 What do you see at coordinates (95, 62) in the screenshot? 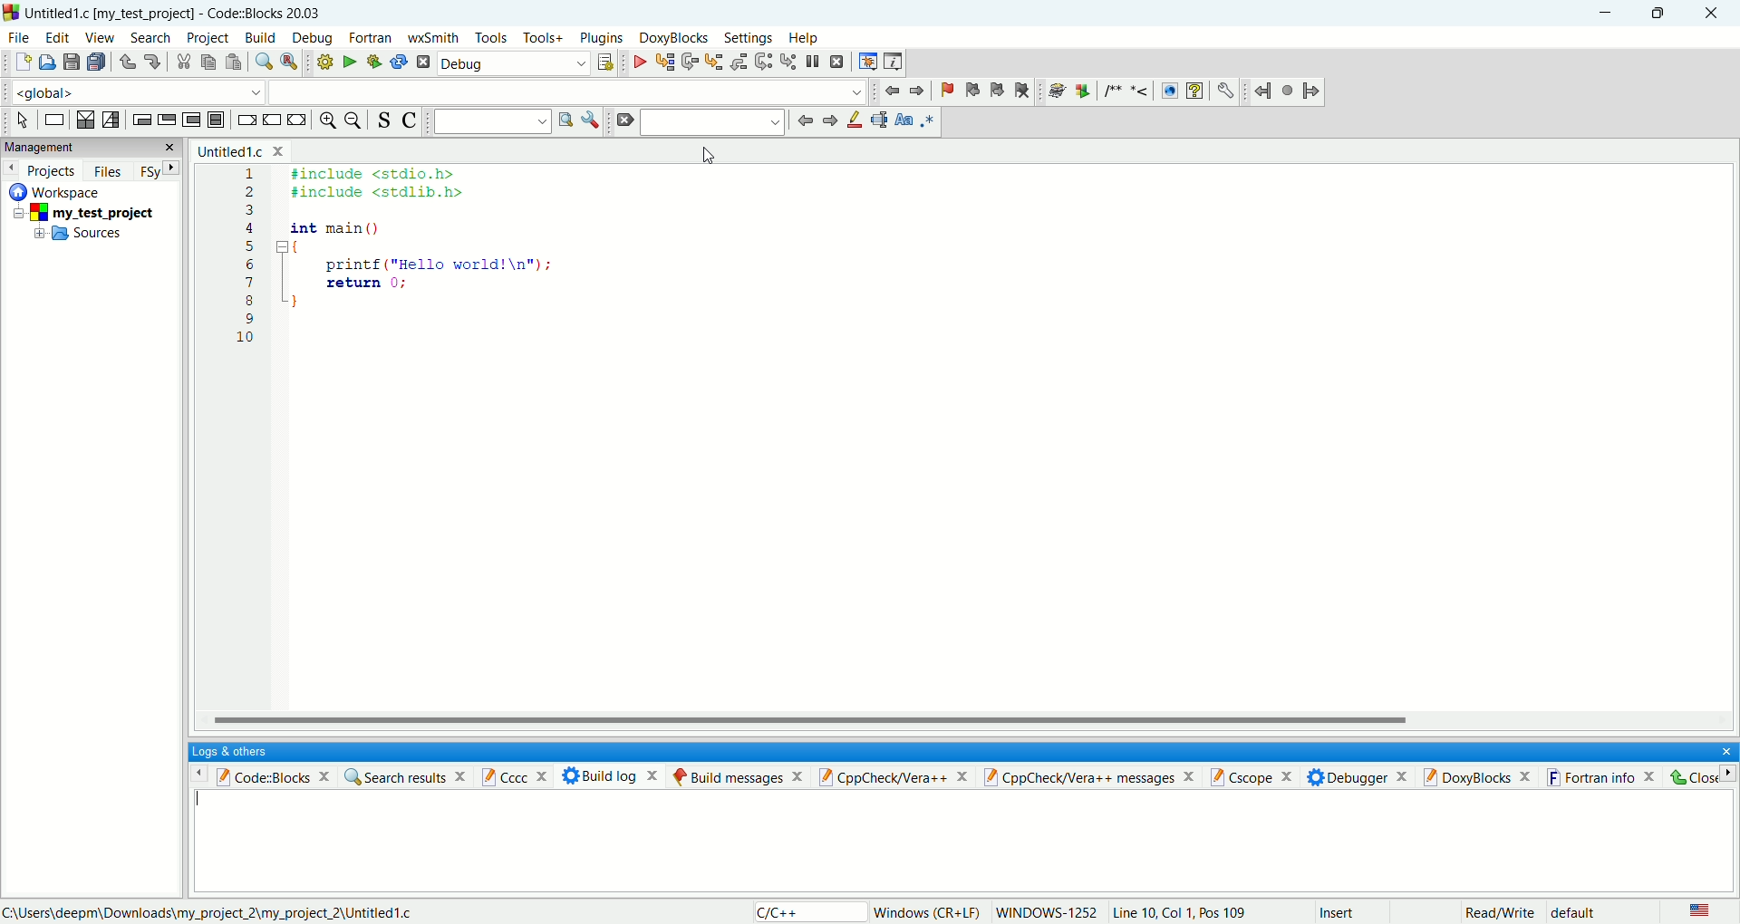
I see `save everything` at bounding box center [95, 62].